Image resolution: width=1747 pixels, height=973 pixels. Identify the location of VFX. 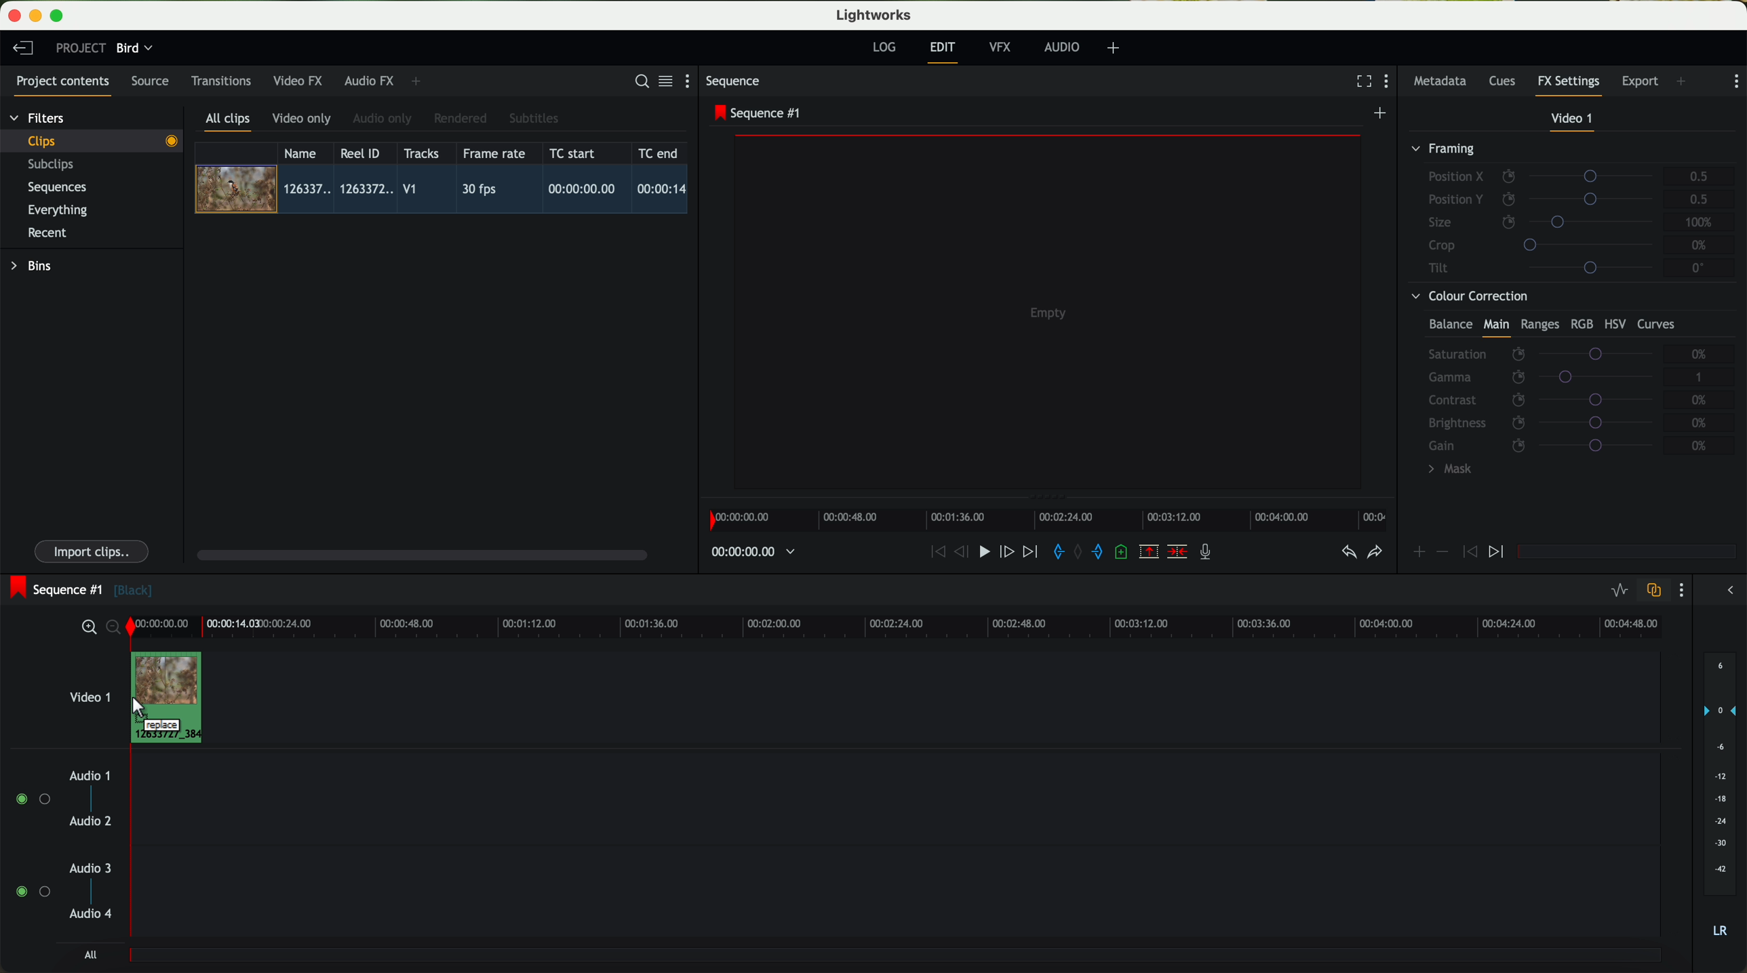
(1003, 47).